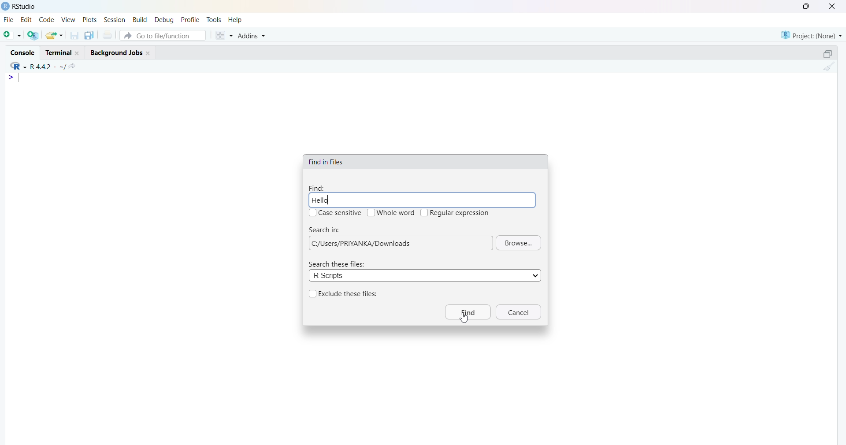 The height and width of the screenshot is (445, 846). Describe the element at coordinates (465, 317) in the screenshot. I see `cursor` at that location.